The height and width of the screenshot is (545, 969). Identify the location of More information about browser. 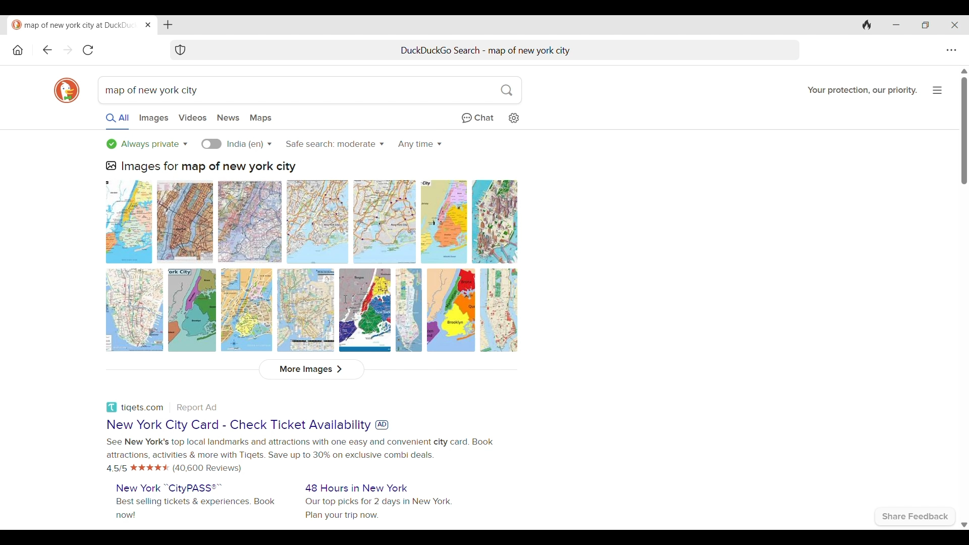
(938, 90).